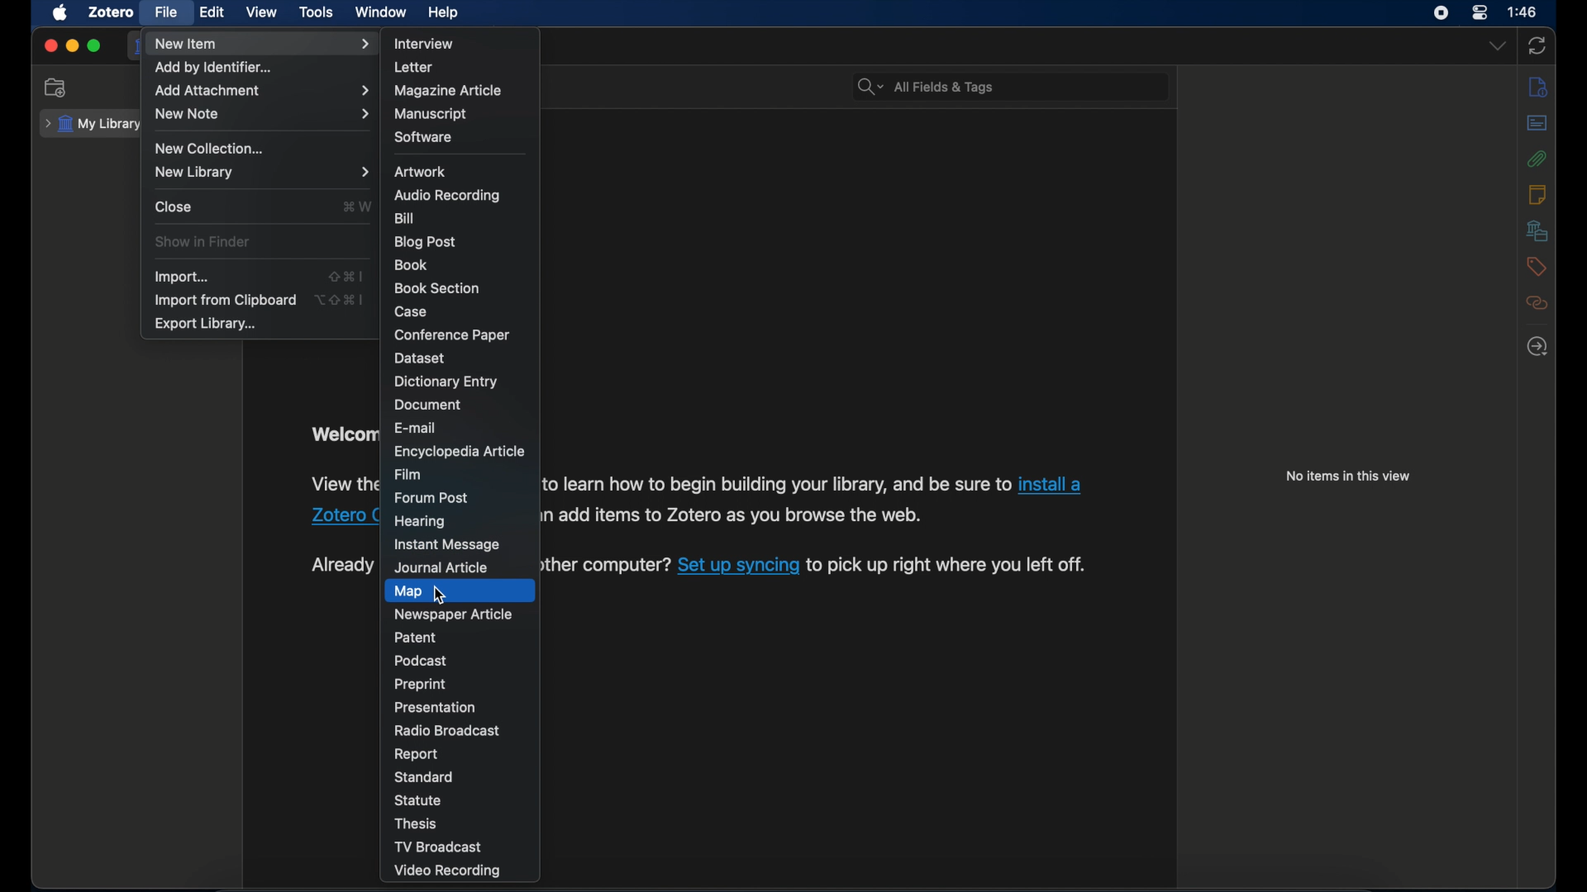  What do you see at coordinates (341, 562) in the screenshot?
I see `Already` at bounding box center [341, 562].